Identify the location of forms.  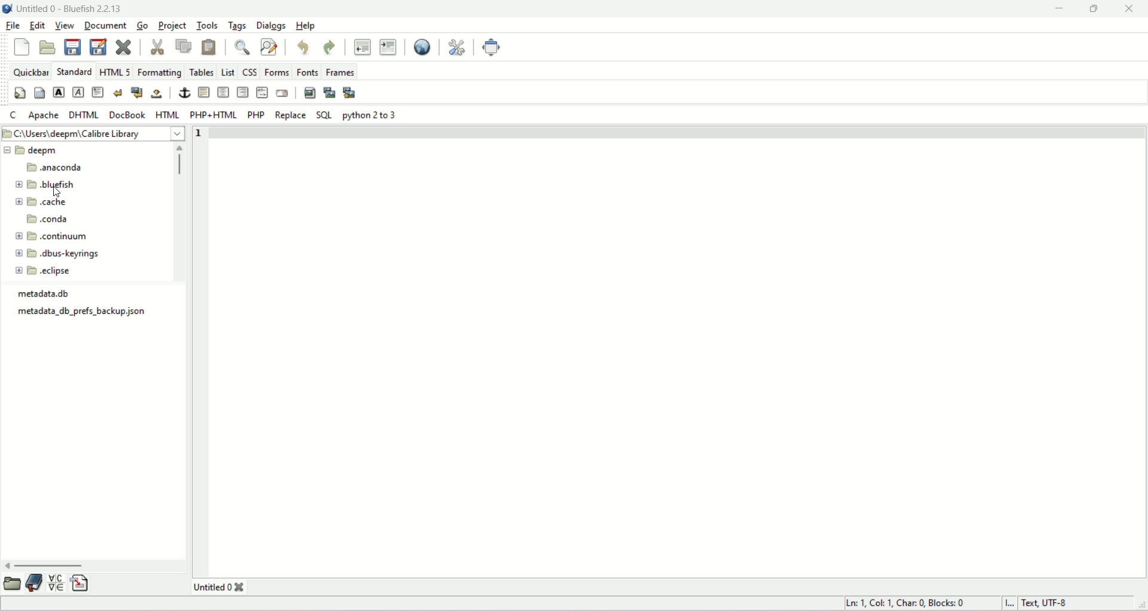
(276, 73).